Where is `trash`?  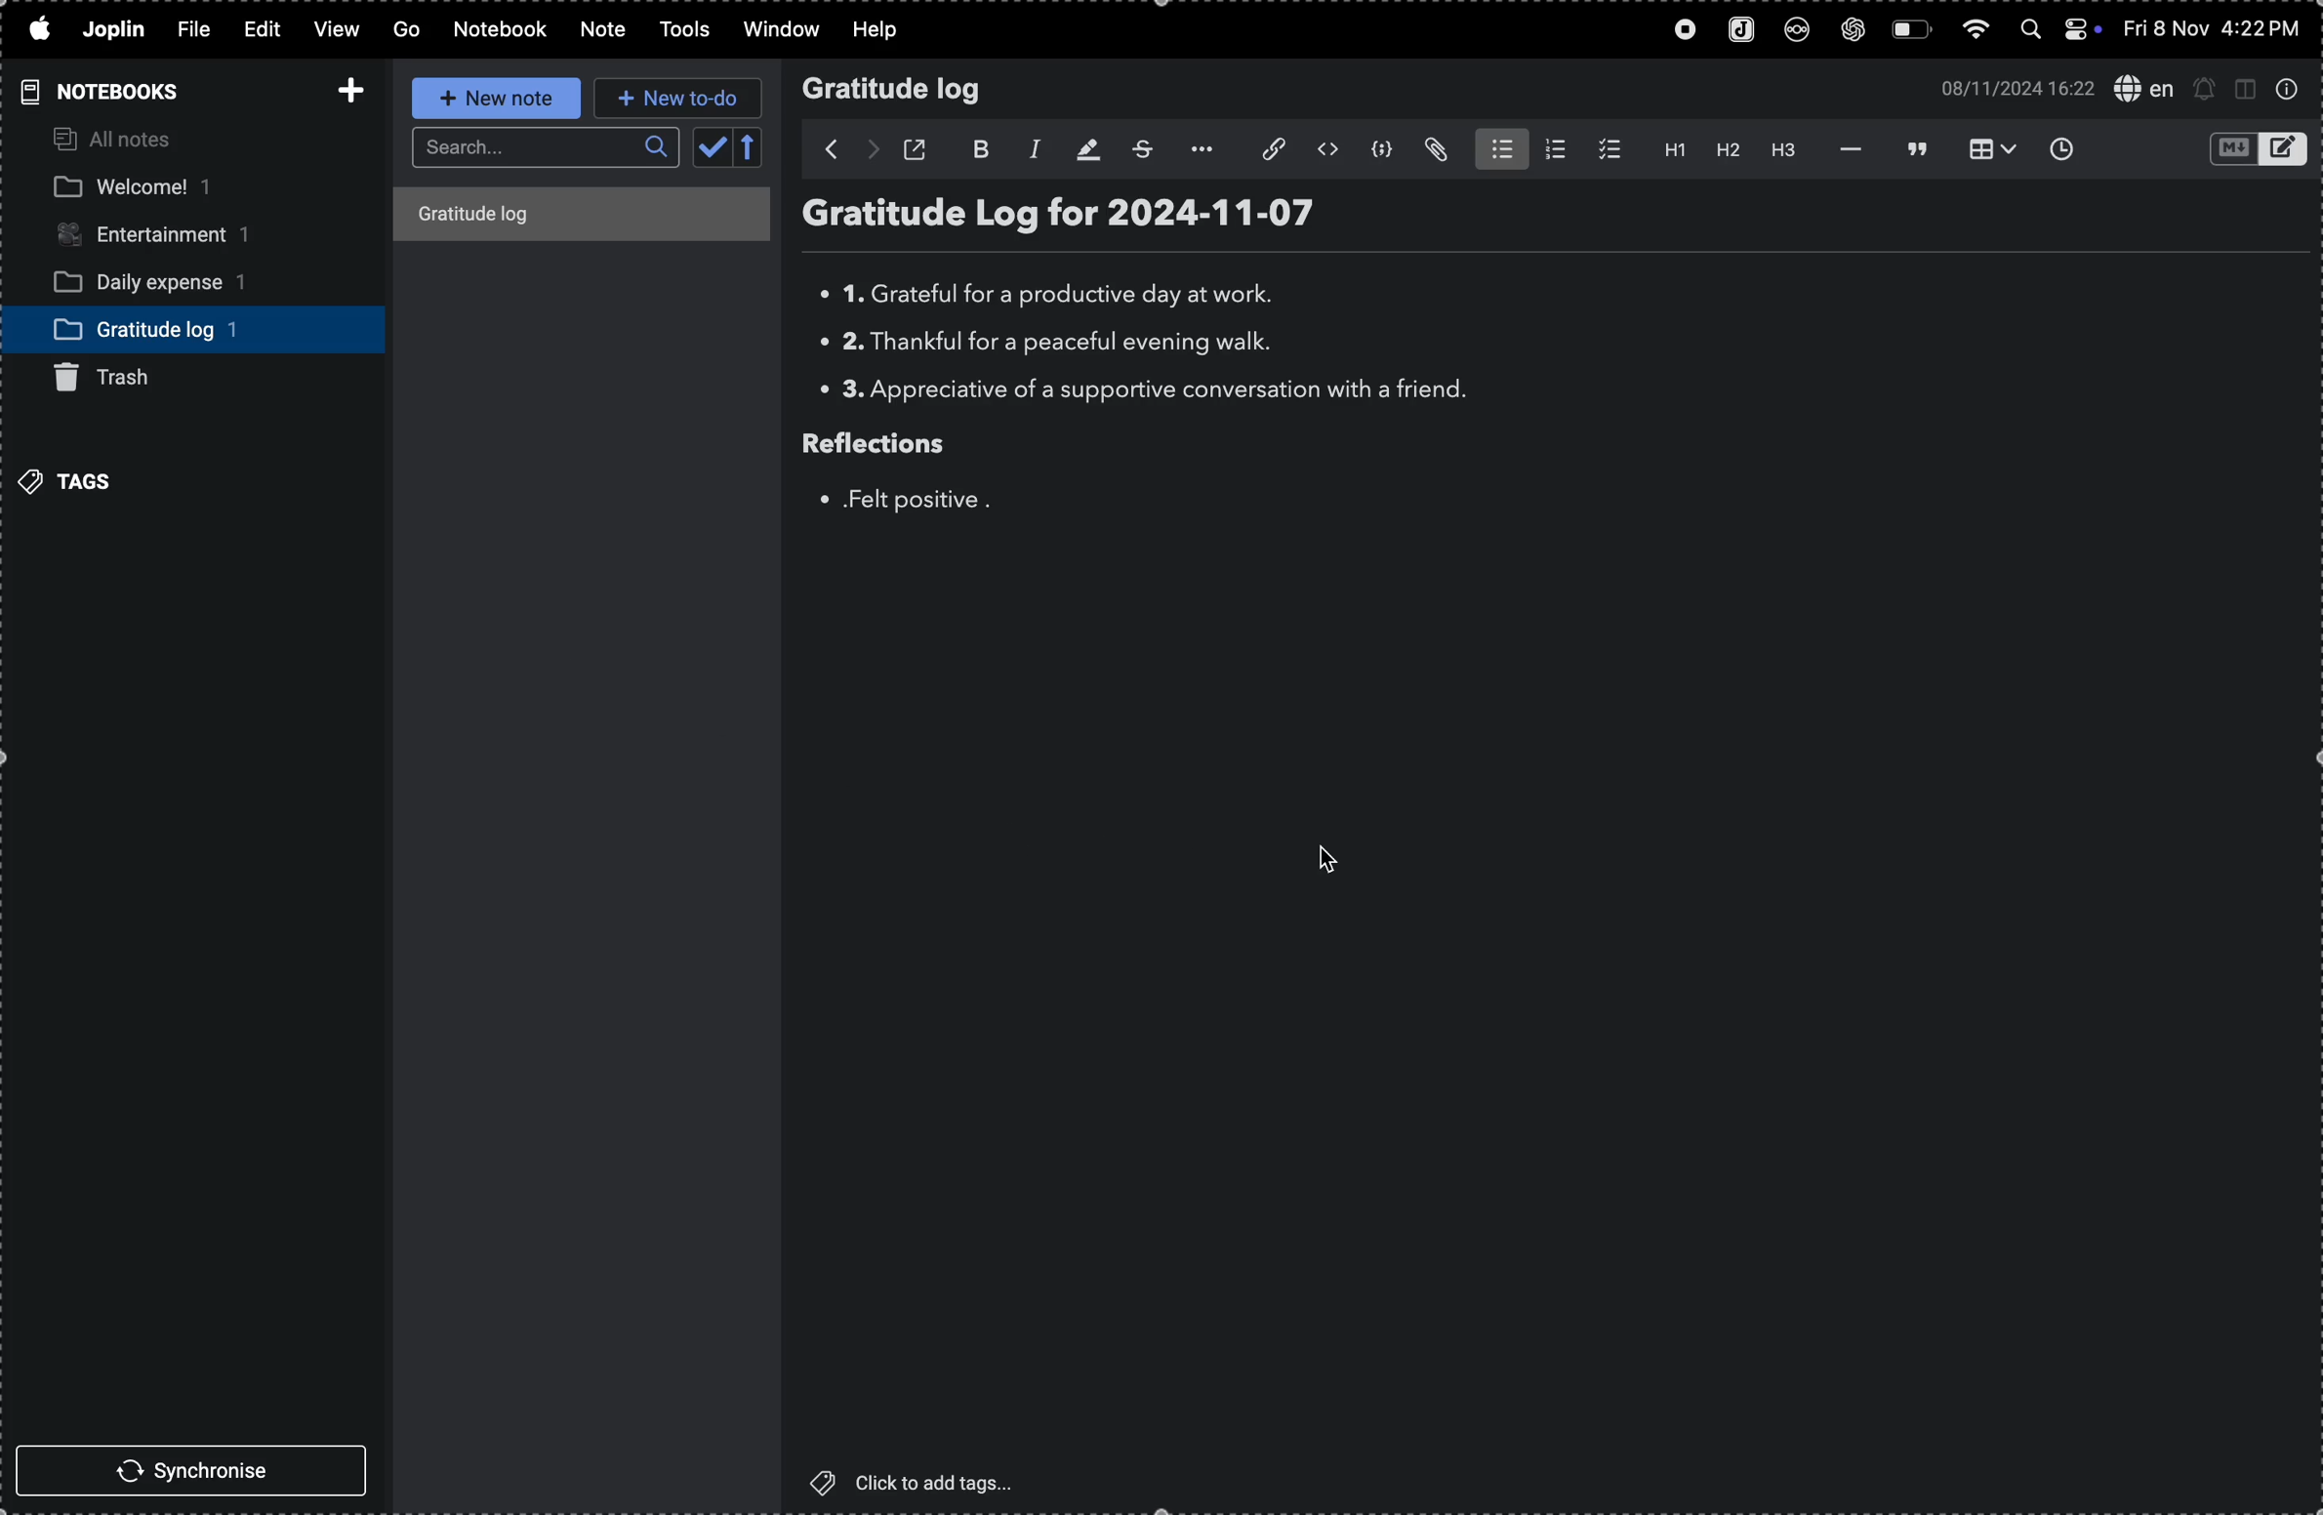 trash is located at coordinates (102, 376).